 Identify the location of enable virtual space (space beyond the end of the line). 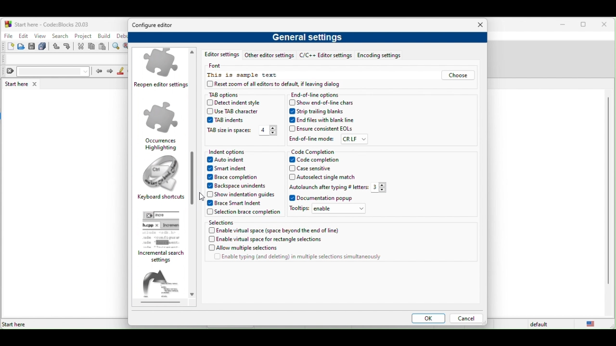
(276, 230).